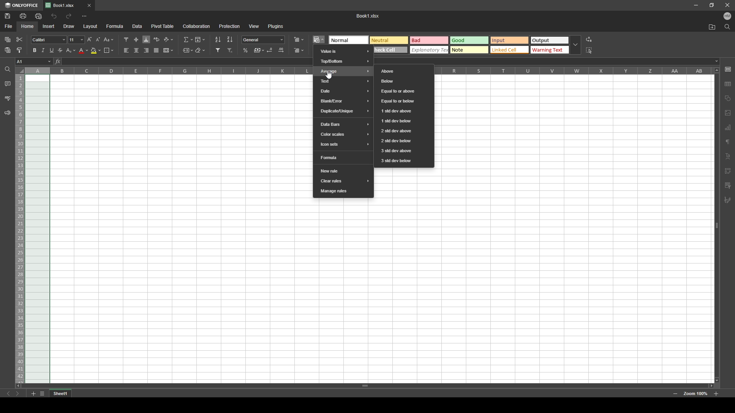  Describe the element at coordinates (404, 91) in the screenshot. I see `equal to or above` at that location.